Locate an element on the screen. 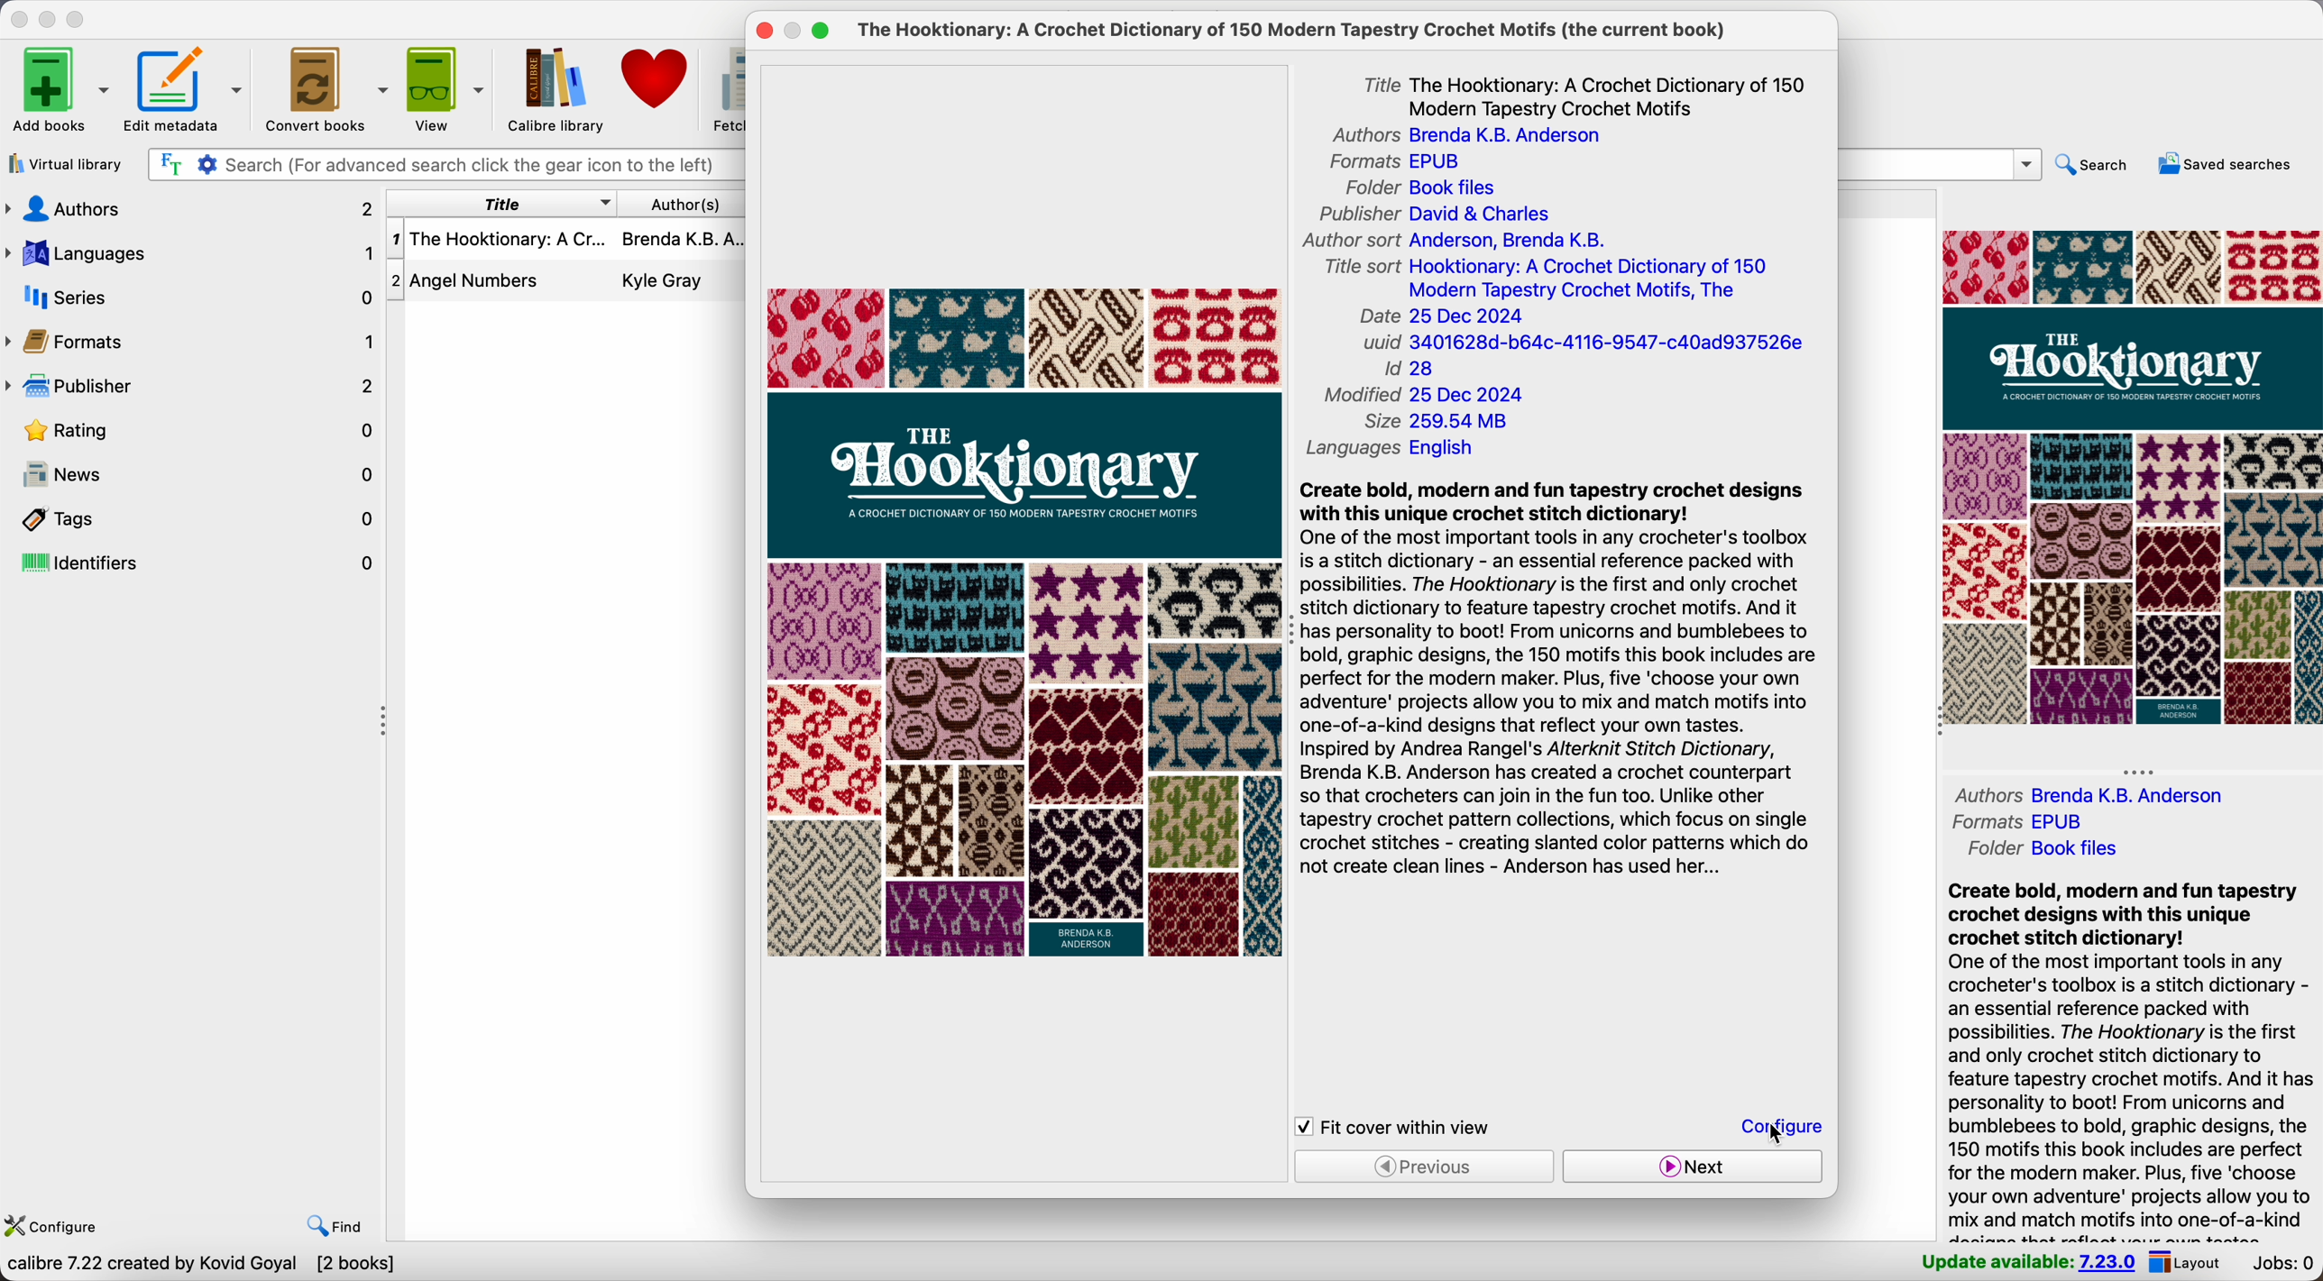 This screenshot has width=2323, height=1281. authors is located at coordinates (1459, 136).